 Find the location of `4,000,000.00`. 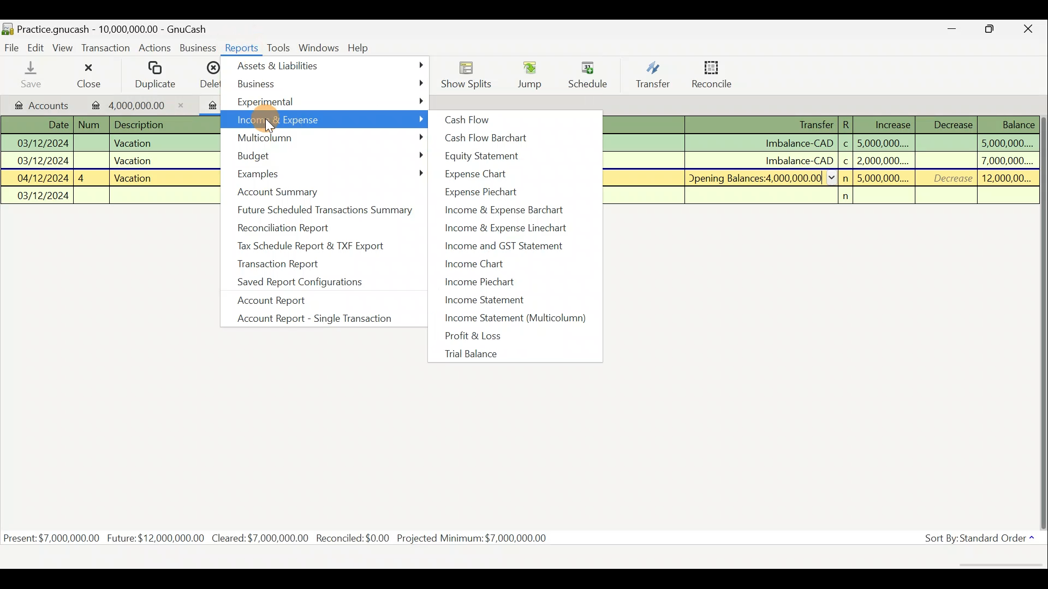

4,000,000.00 is located at coordinates (142, 104).